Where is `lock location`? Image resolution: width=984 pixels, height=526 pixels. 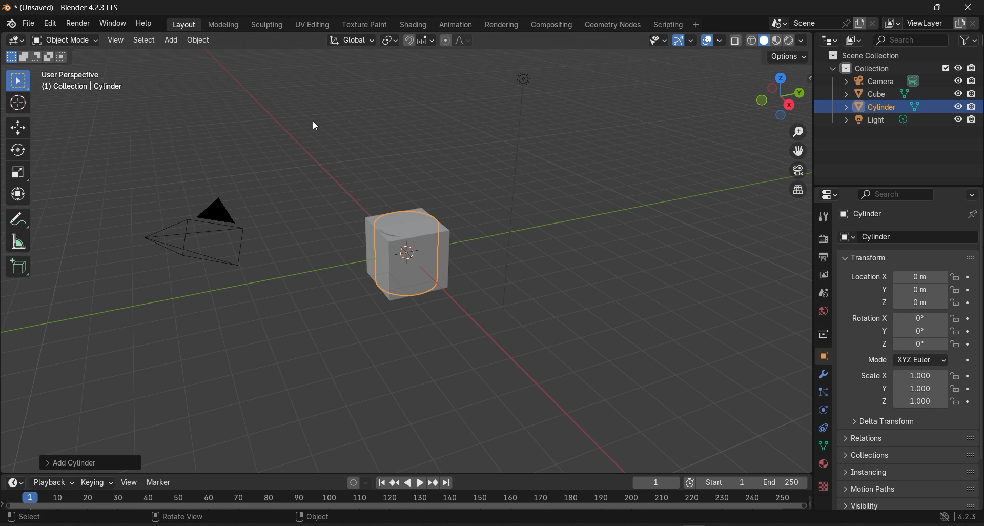 lock location is located at coordinates (954, 301).